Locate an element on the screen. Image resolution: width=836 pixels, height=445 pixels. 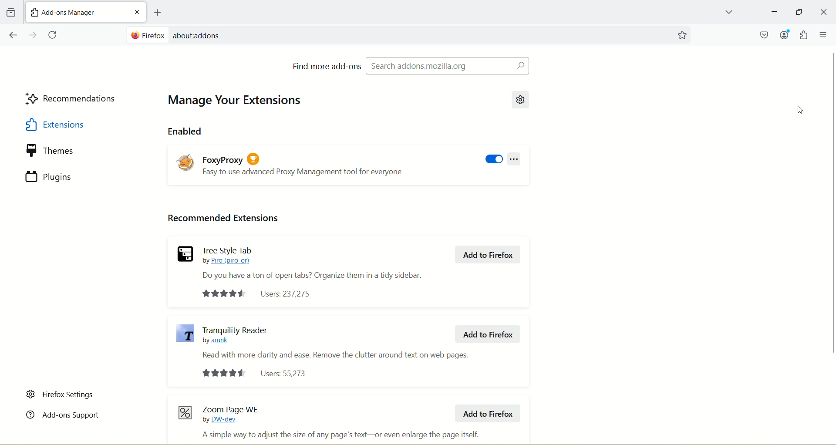
cursor is located at coordinates (802, 108).